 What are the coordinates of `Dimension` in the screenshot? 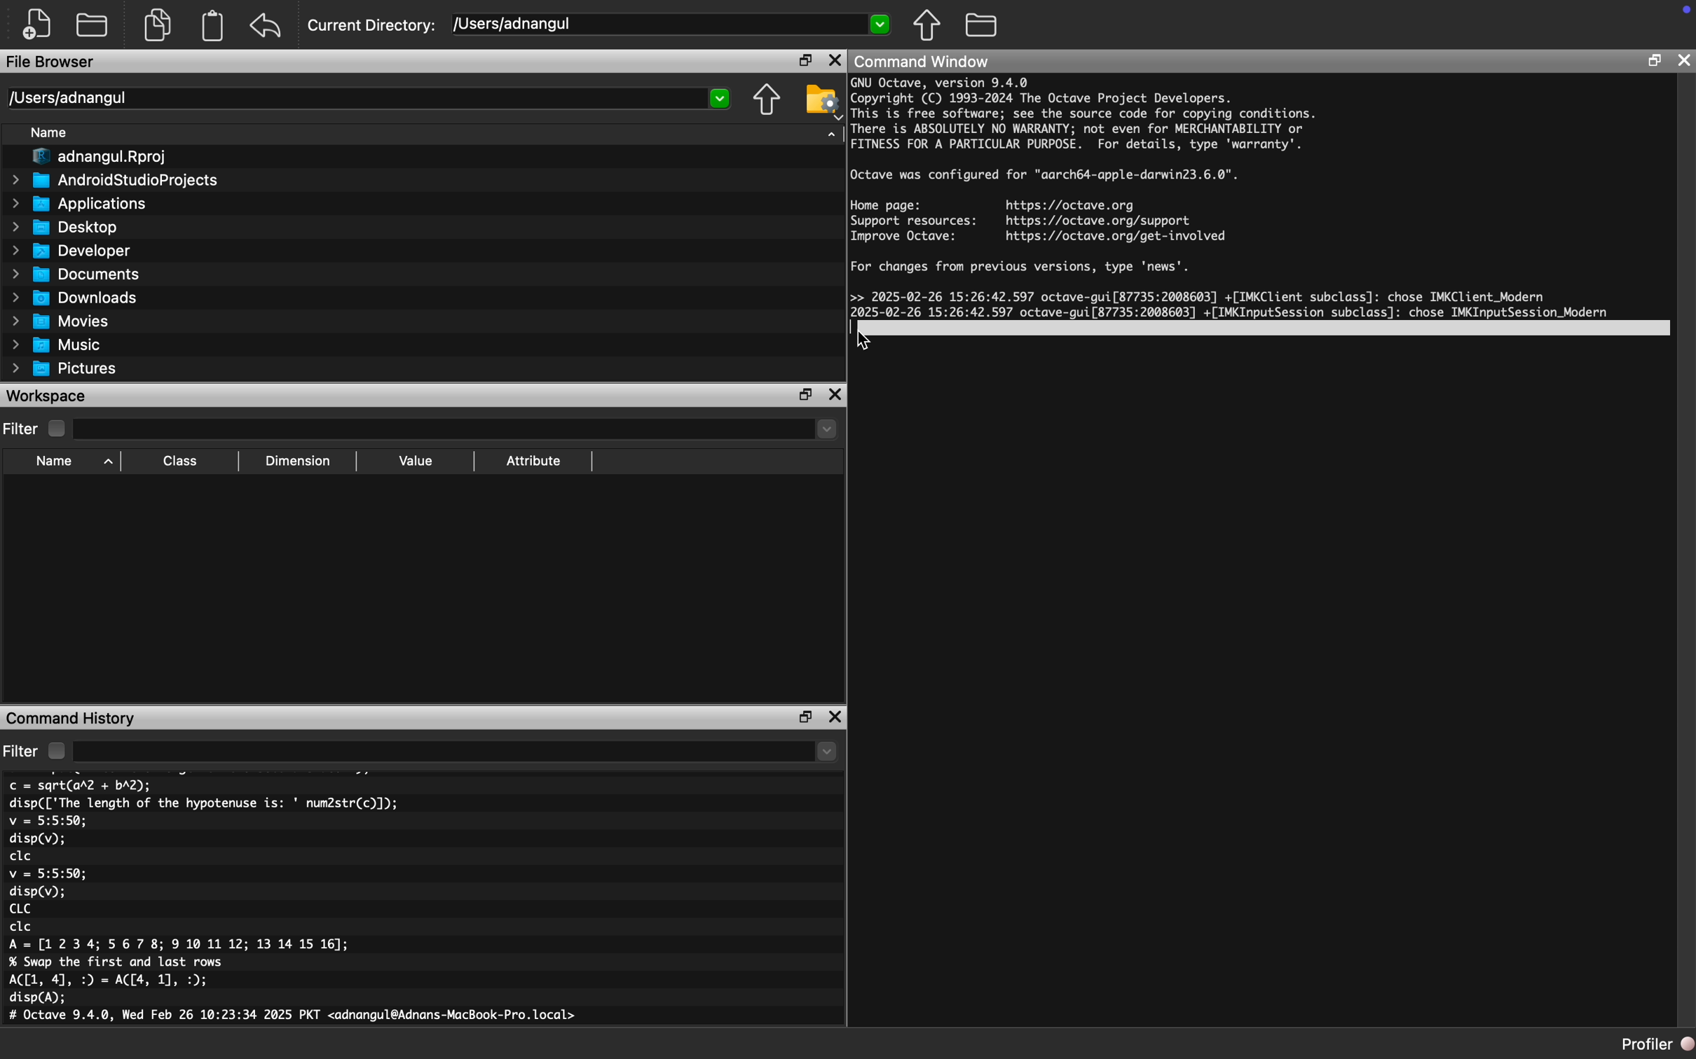 It's located at (298, 462).